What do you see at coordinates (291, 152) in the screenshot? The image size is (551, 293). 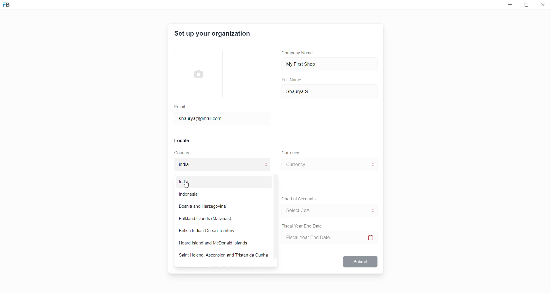 I see `Currency` at bounding box center [291, 152].